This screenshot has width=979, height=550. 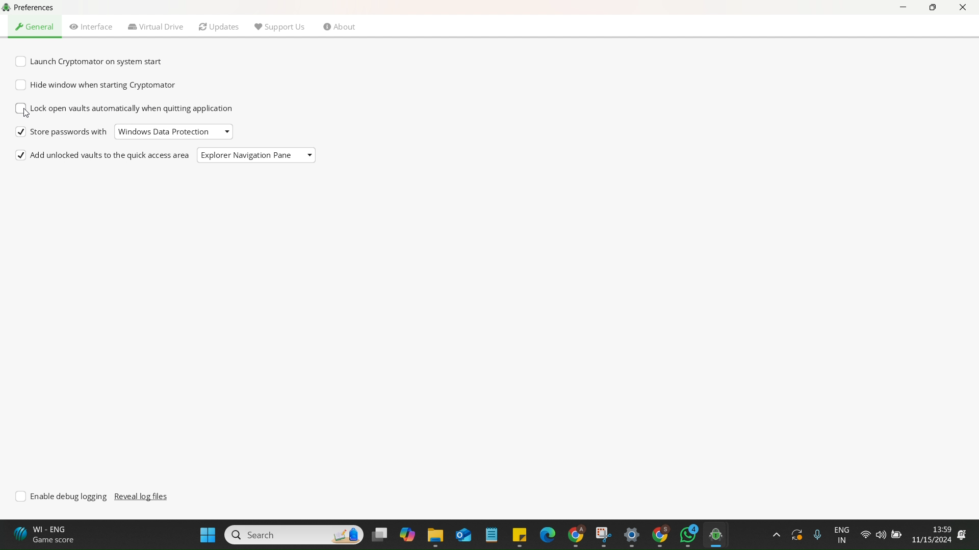 I want to click on Launch Cryptomator on System Start, so click(x=92, y=62).